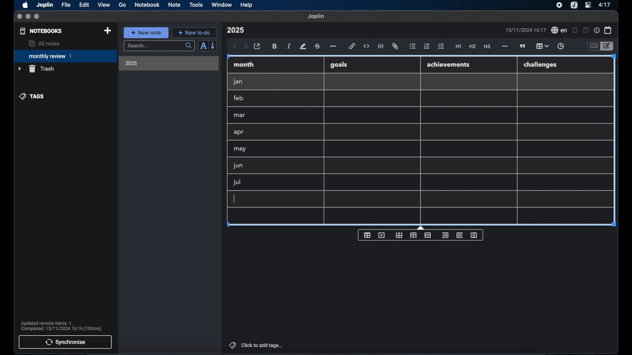  Describe the element at coordinates (395, 46) in the screenshot. I see `attach file` at that location.